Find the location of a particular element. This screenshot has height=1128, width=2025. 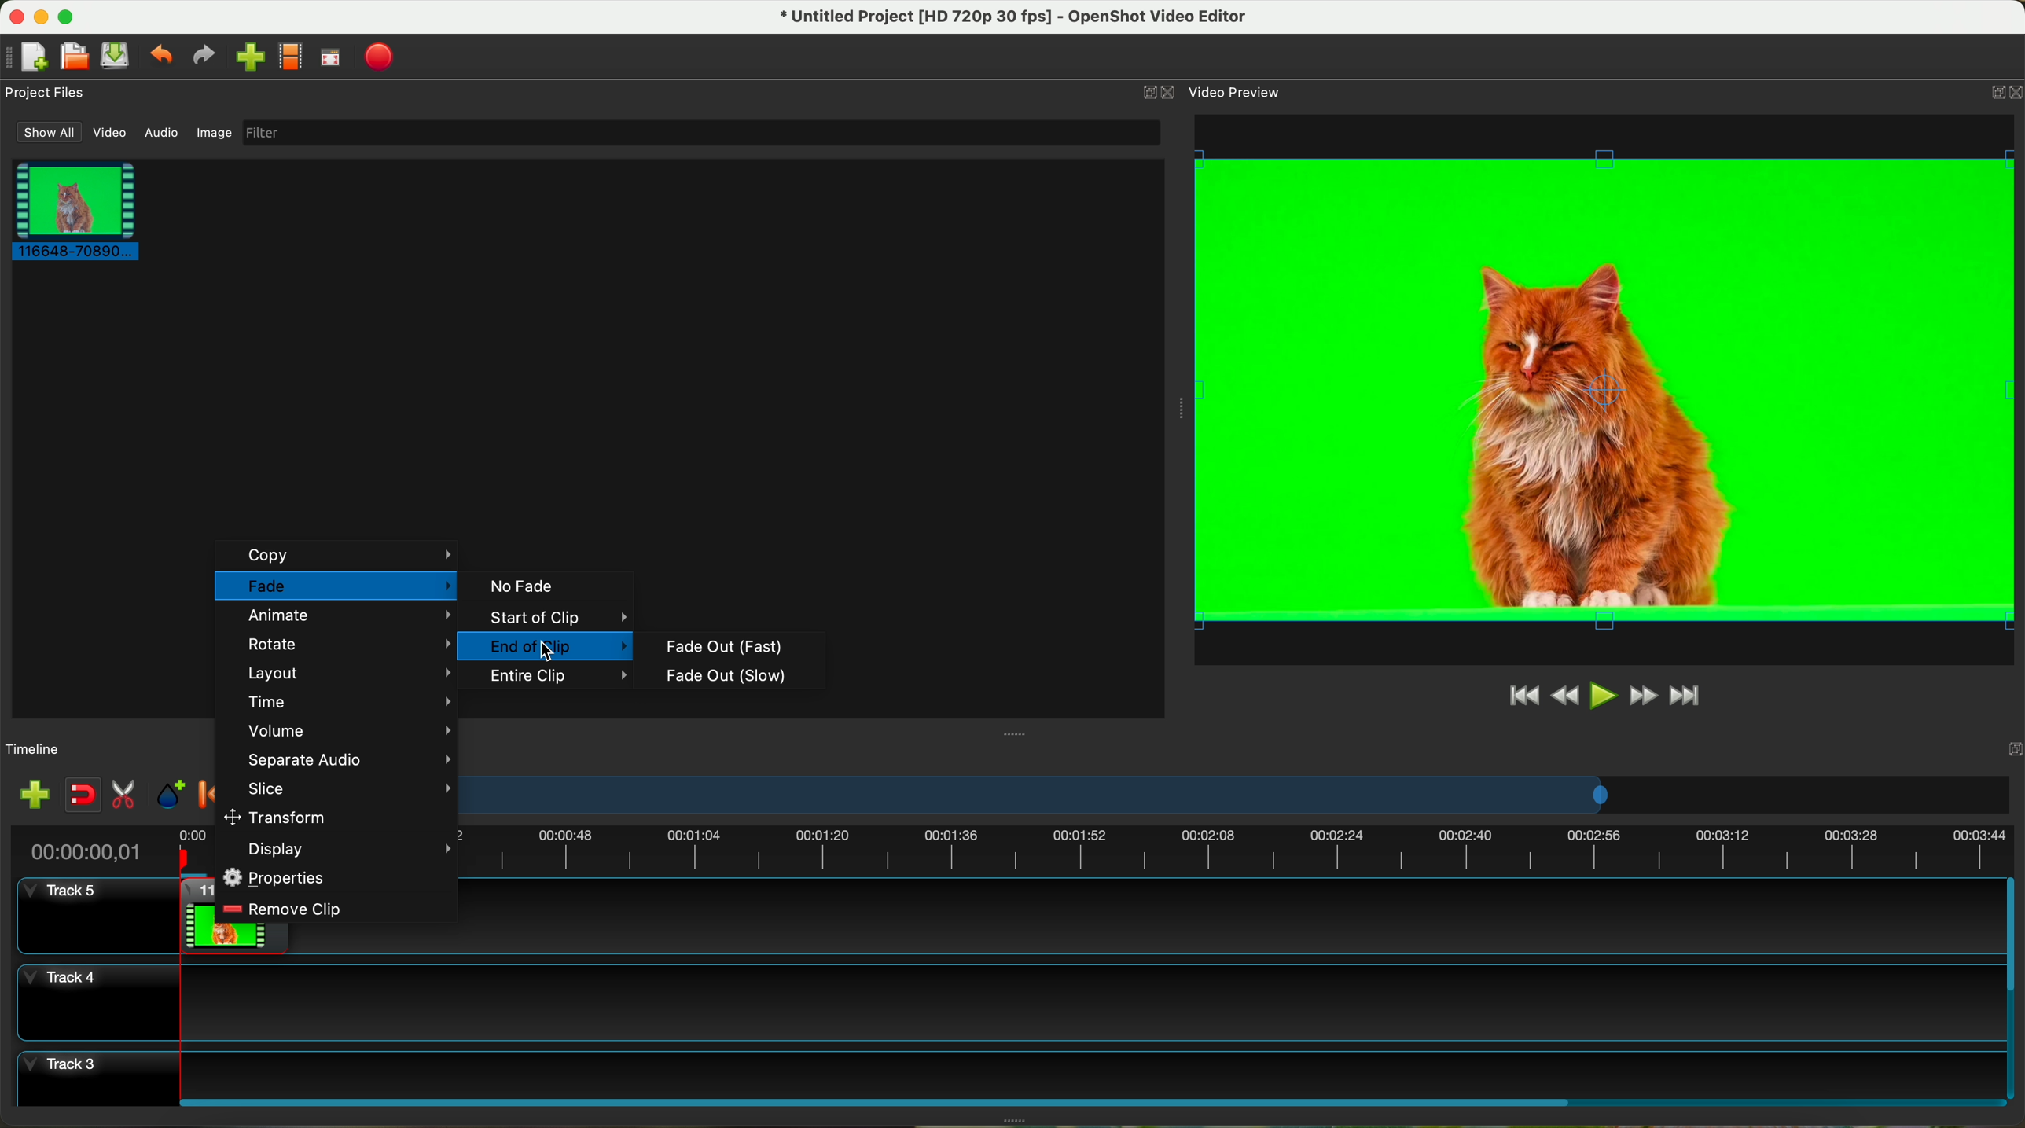

slice is located at coordinates (345, 788).